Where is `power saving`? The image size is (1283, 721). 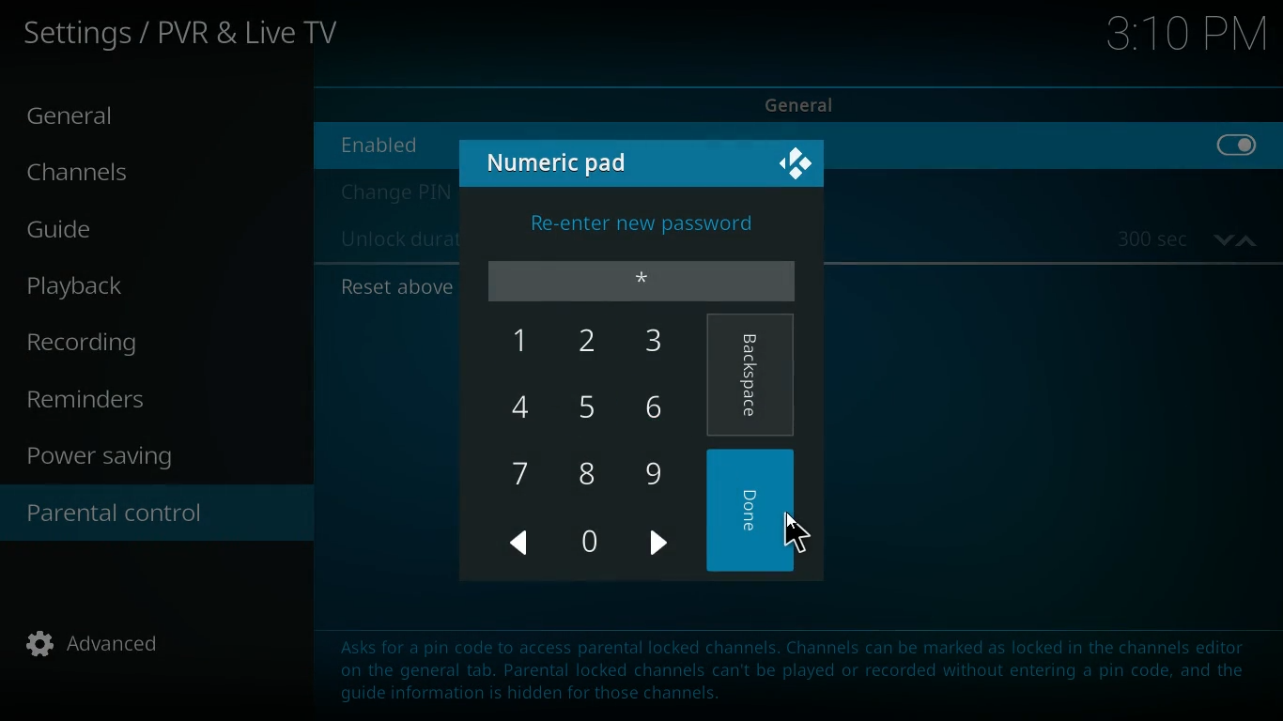
power saving is located at coordinates (112, 459).